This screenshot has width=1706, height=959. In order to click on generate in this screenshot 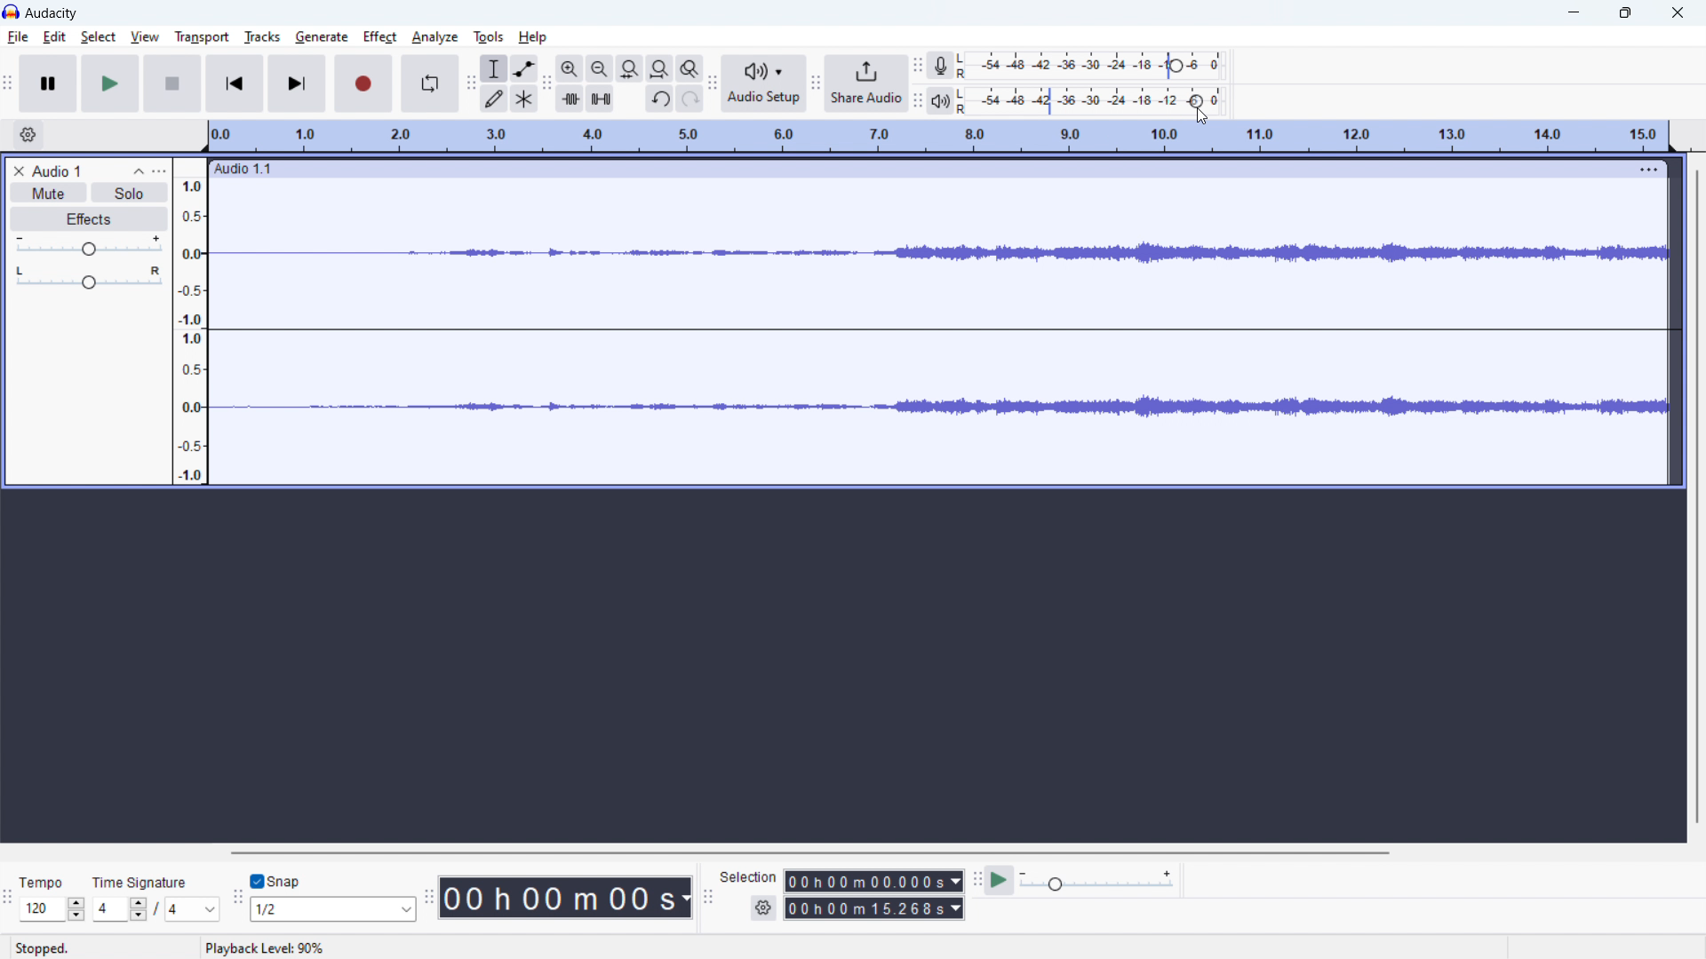, I will do `click(322, 36)`.